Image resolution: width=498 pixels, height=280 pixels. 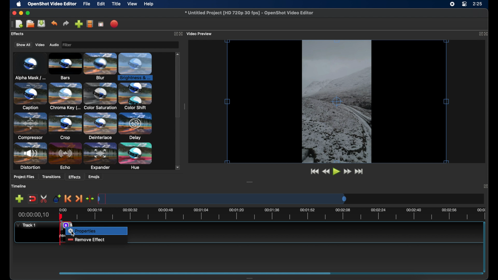 What do you see at coordinates (136, 66) in the screenshot?
I see `brightness and contrast highlighted` at bounding box center [136, 66].